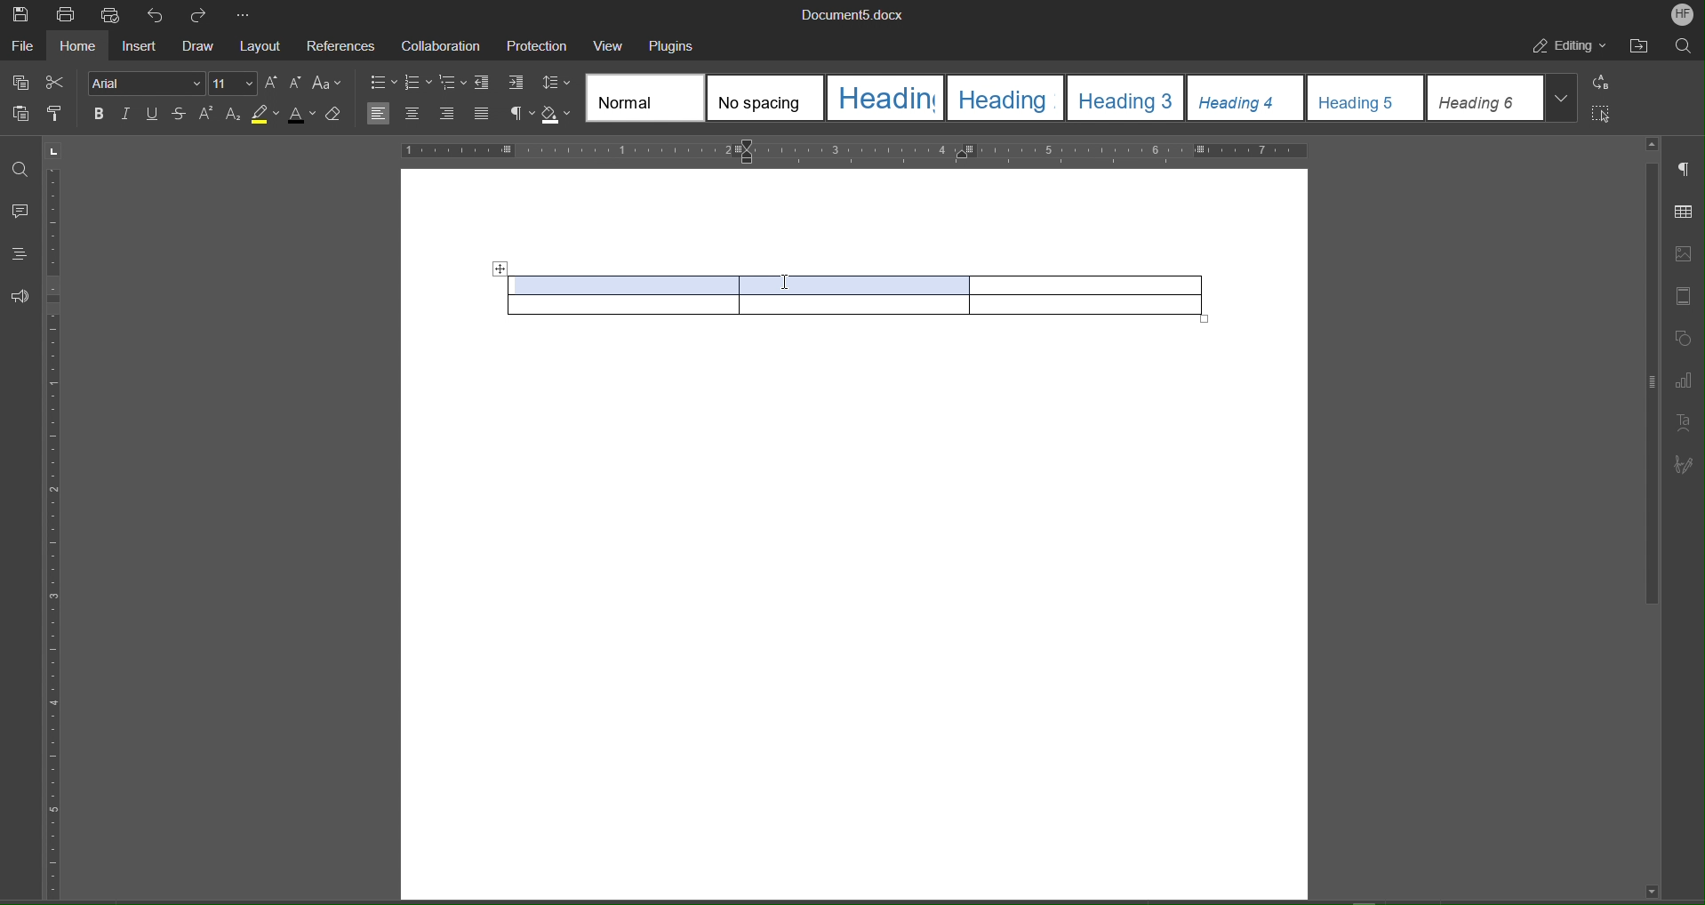 Image resolution: width=1705 pixels, height=905 pixels. Describe the element at coordinates (160, 16) in the screenshot. I see `Undo` at that location.